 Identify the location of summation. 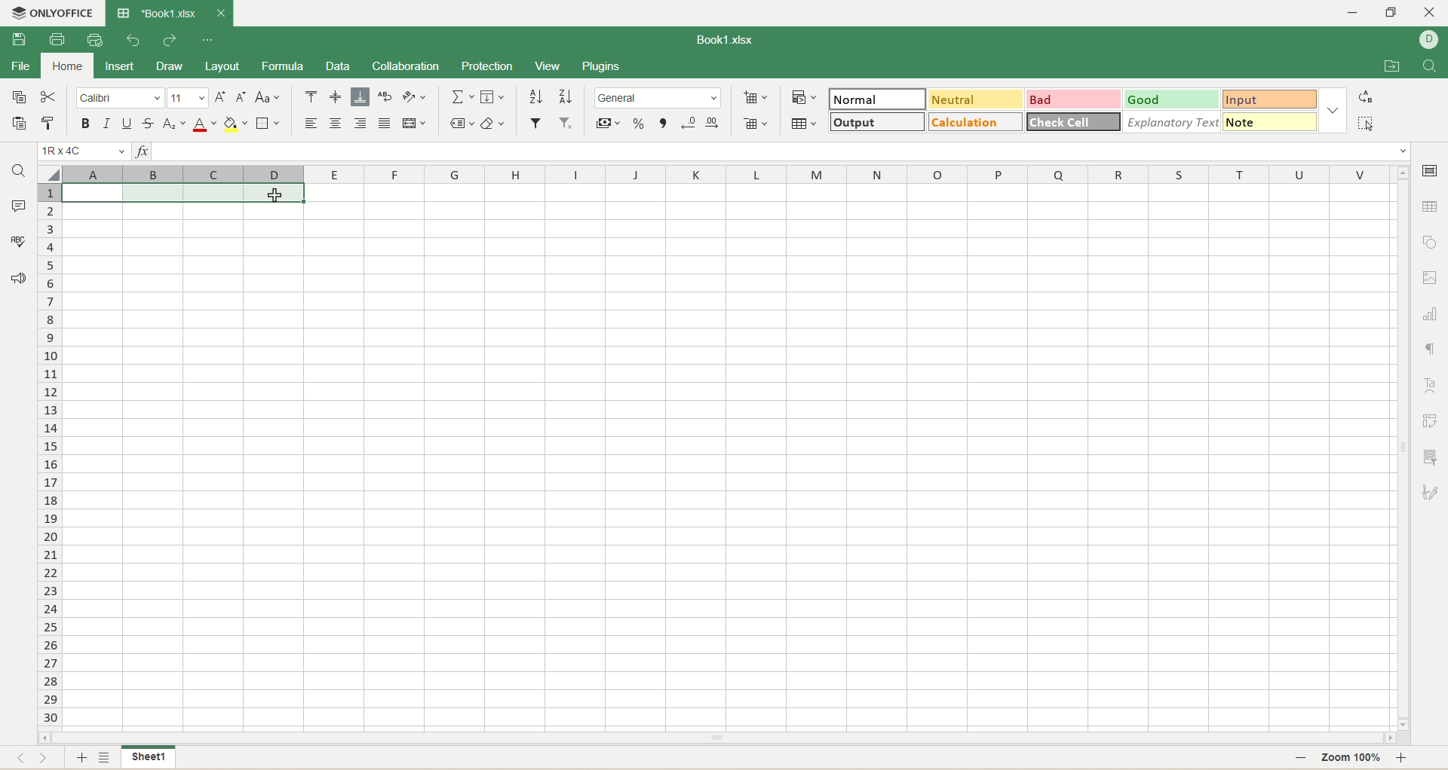
(463, 96).